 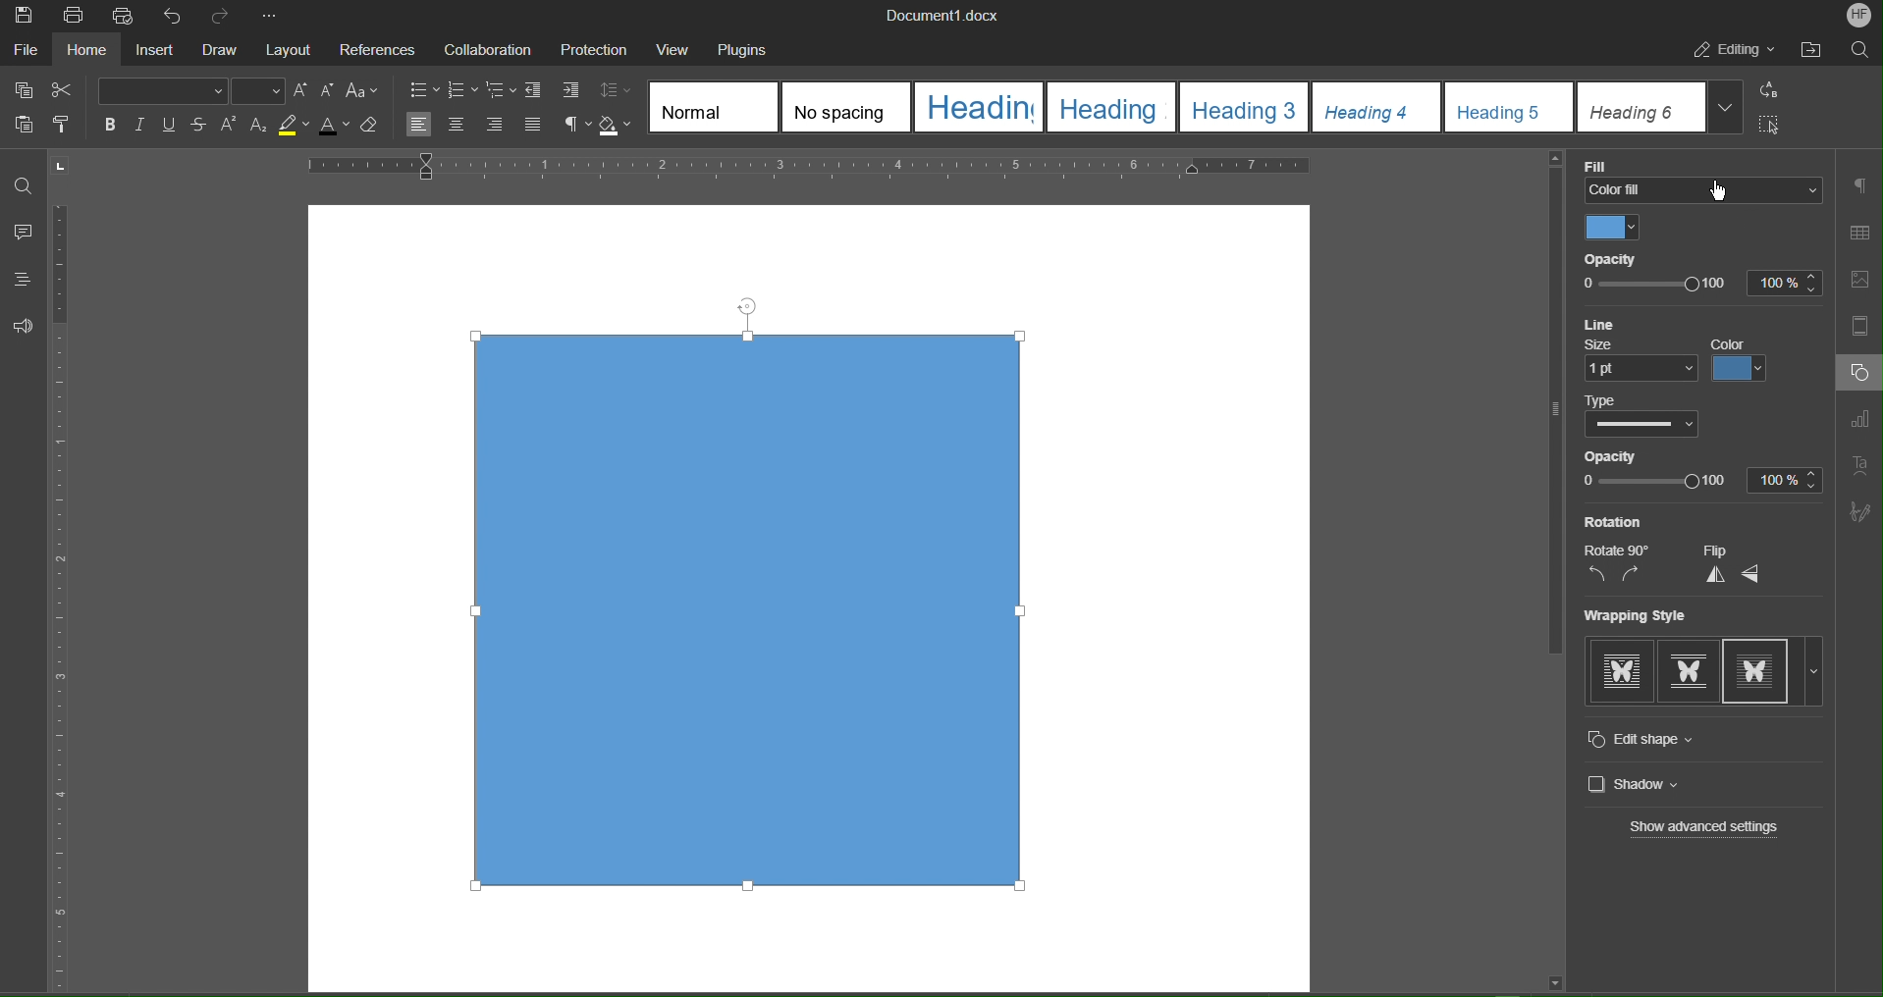 I want to click on Bold, so click(x=110, y=125).